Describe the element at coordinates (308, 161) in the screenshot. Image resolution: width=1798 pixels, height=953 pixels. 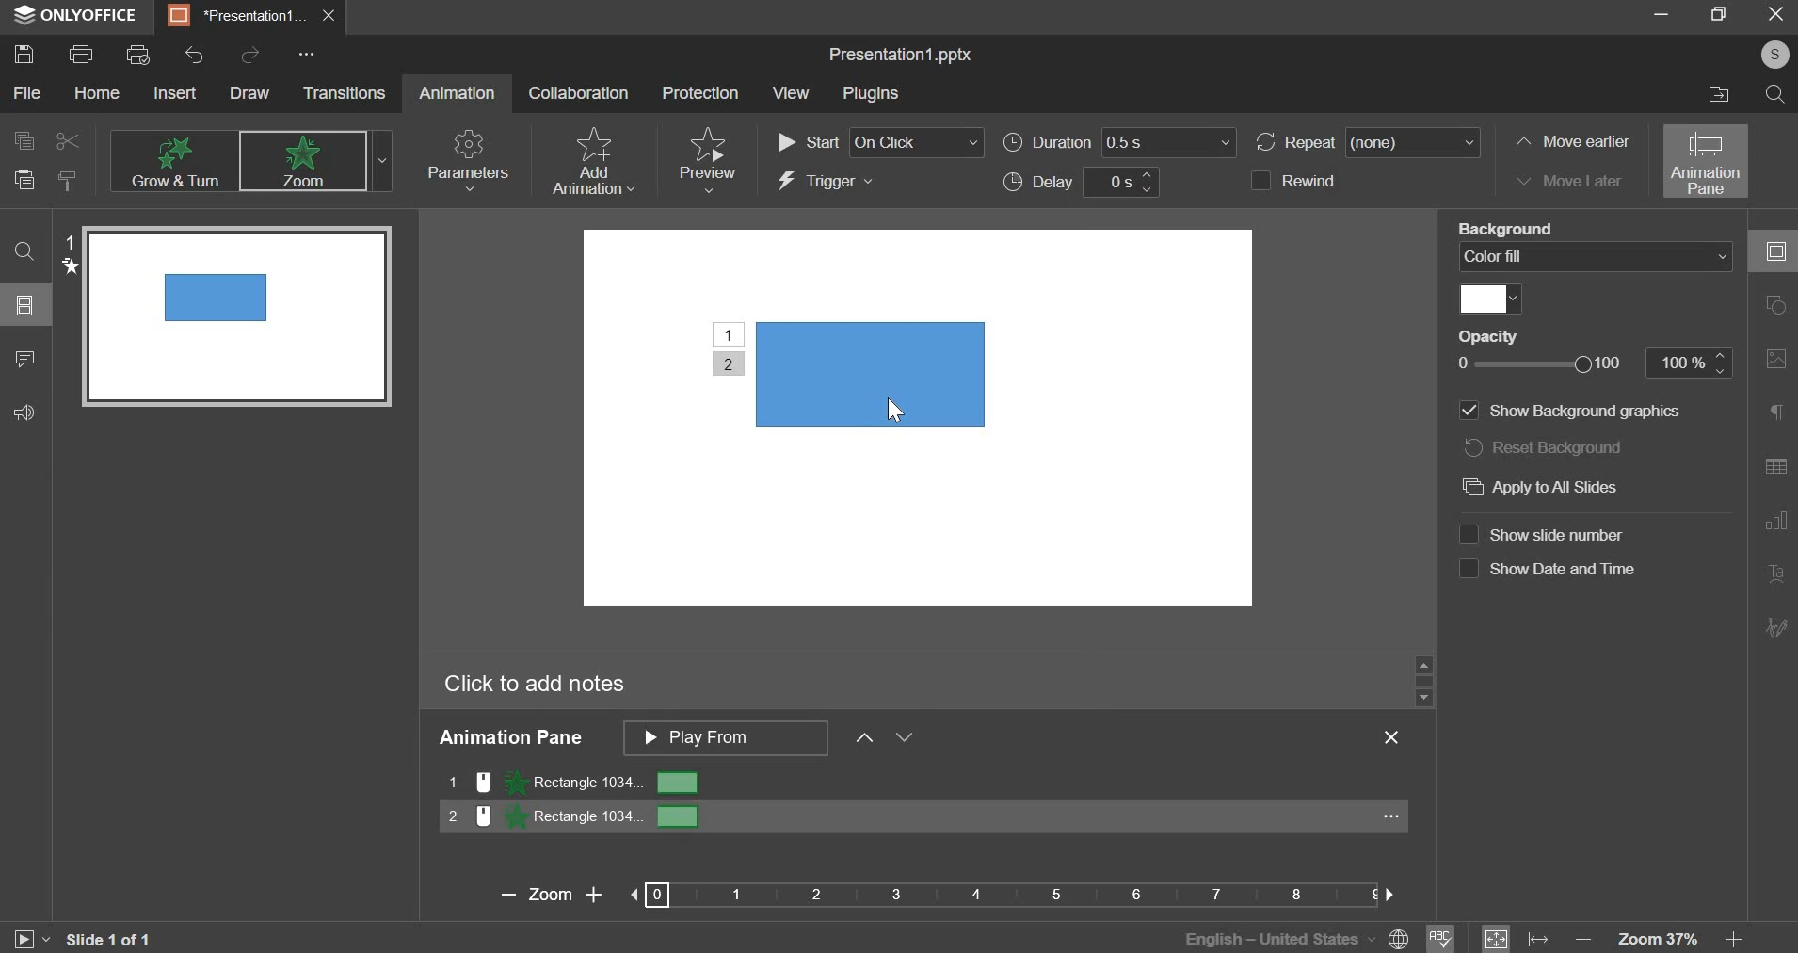
I see `appear` at that location.